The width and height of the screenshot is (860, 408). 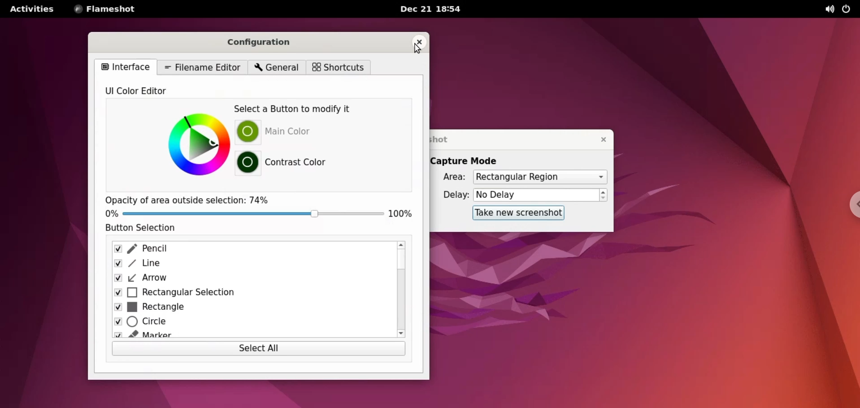 I want to click on power options, so click(x=849, y=9).